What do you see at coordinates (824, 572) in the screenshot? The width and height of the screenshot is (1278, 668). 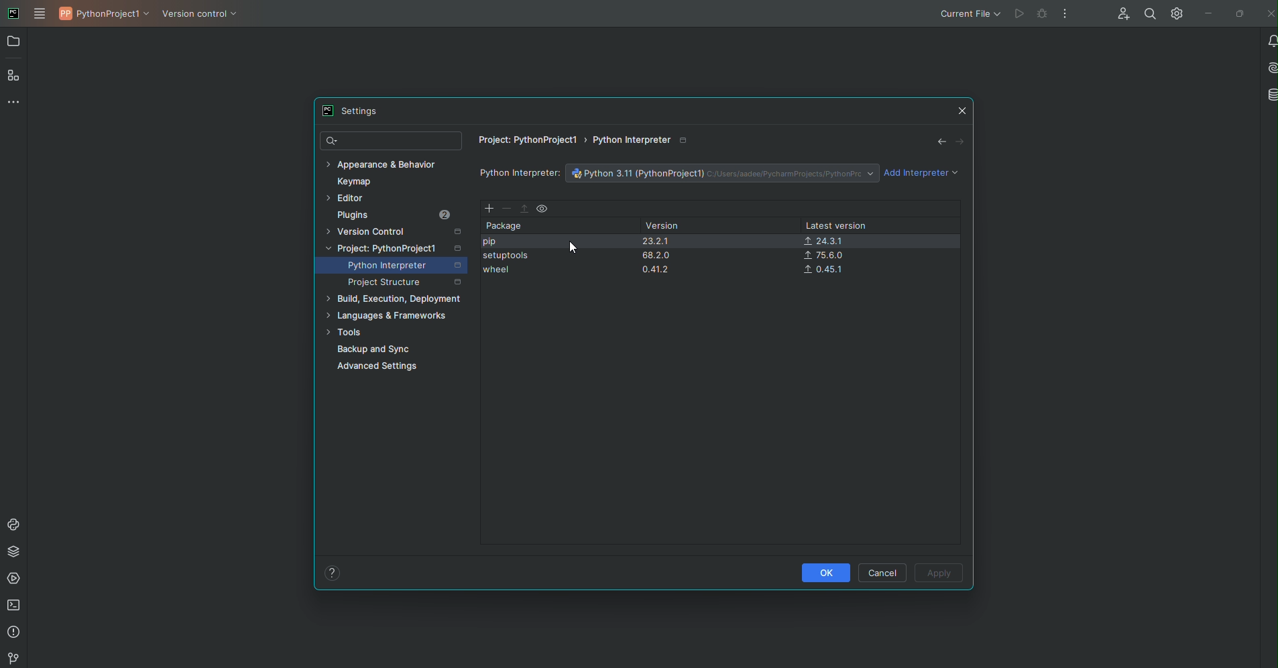 I see `OK` at bounding box center [824, 572].